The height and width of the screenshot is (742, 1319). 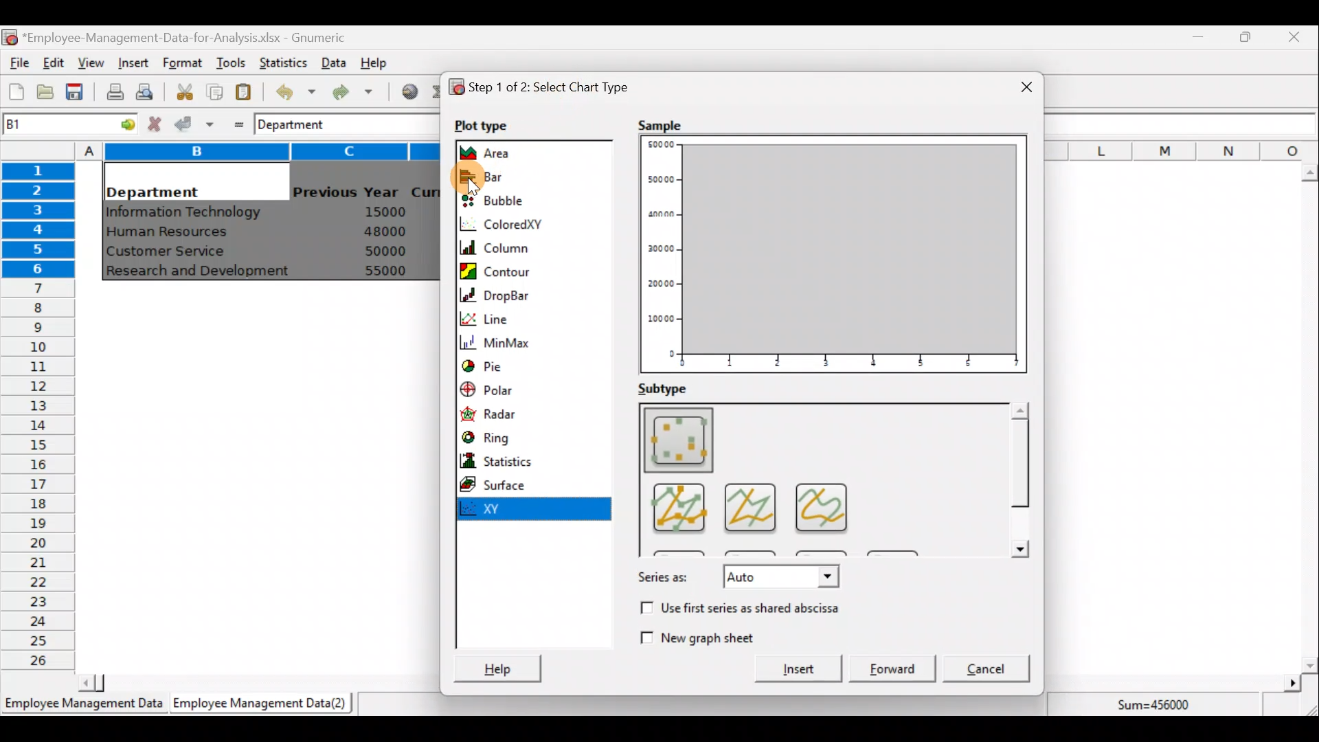 What do you see at coordinates (508, 482) in the screenshot?
I see `Surface` at bounding box center [508, 482].